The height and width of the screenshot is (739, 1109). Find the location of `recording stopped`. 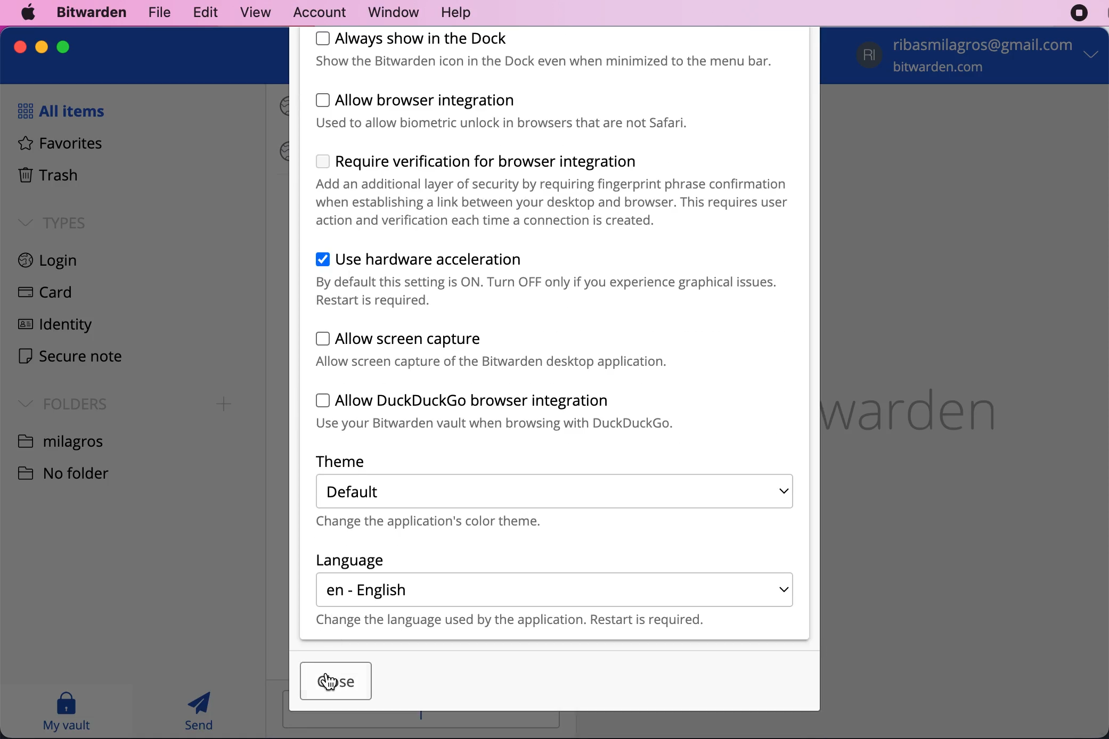

recording stopped is located at coordinates (1079, 13).